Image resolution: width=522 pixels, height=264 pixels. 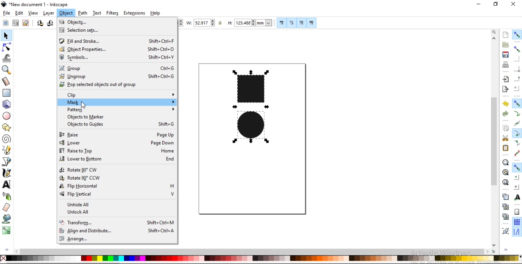 What do you see at coordinates (516, 232) in the screenshot?
I see `snap guide` at bounding box center [516, 232].